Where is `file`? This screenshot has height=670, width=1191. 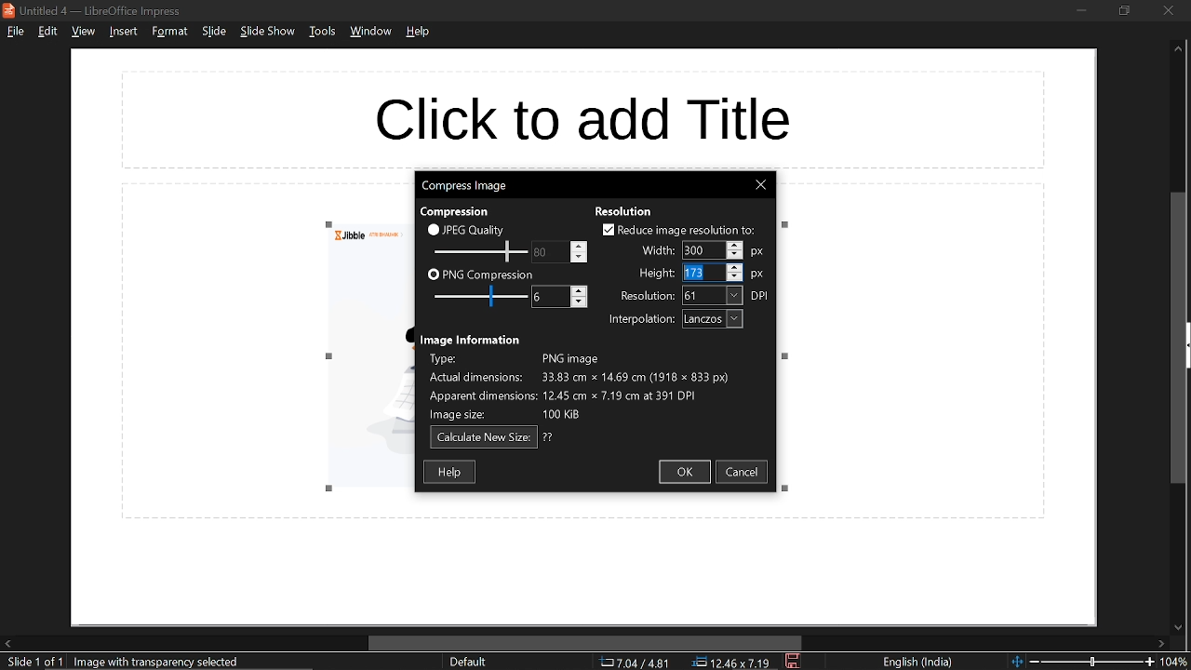
file is located at coordinates (15, 33).